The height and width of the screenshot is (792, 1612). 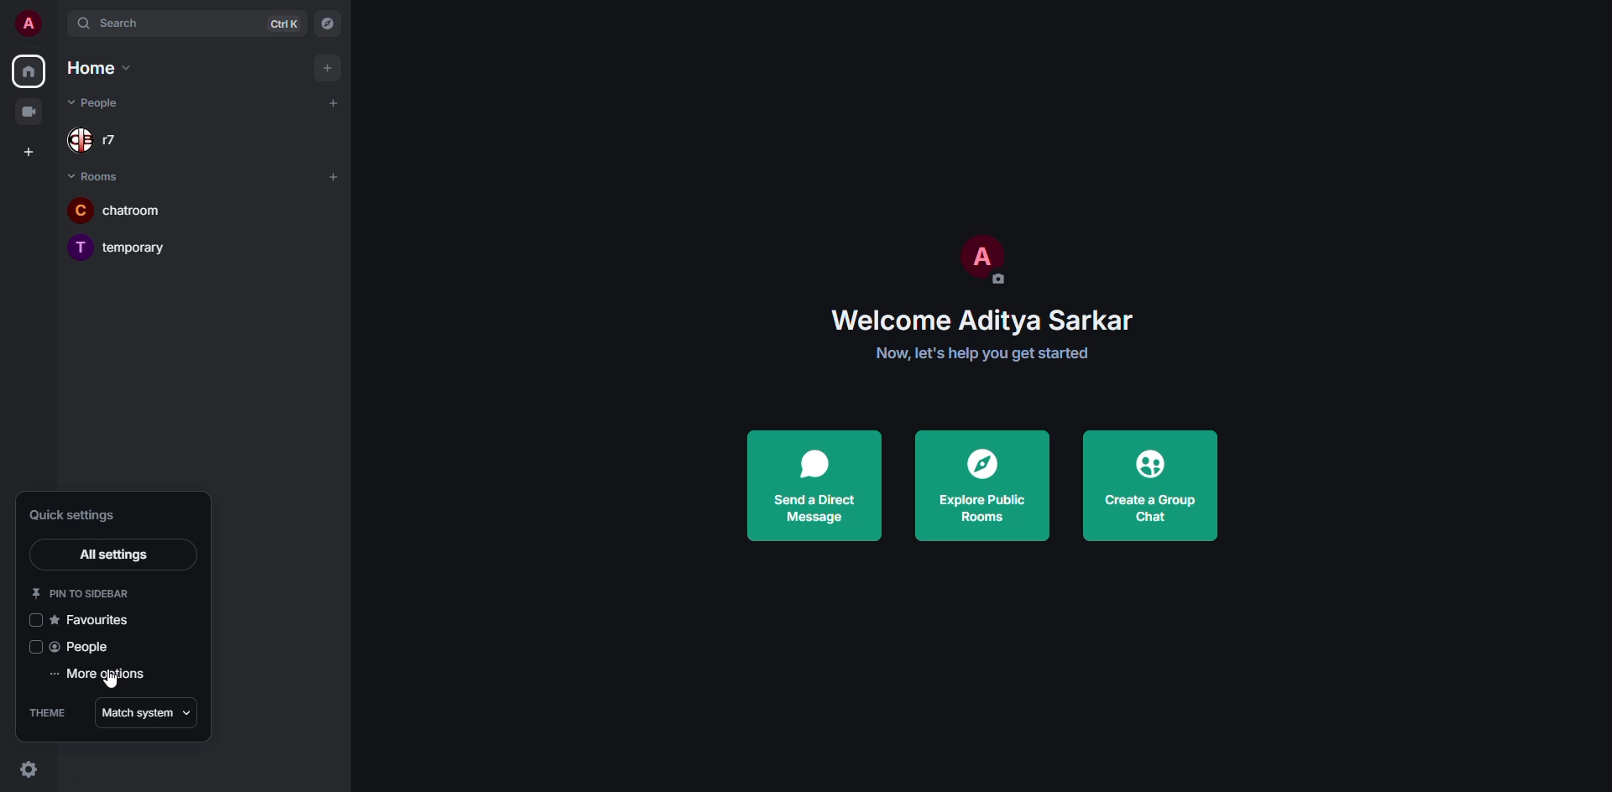 What do you see at coordinates (109, 685) in the screenshot?
I see `cursor` at bounding box center [109, 685].